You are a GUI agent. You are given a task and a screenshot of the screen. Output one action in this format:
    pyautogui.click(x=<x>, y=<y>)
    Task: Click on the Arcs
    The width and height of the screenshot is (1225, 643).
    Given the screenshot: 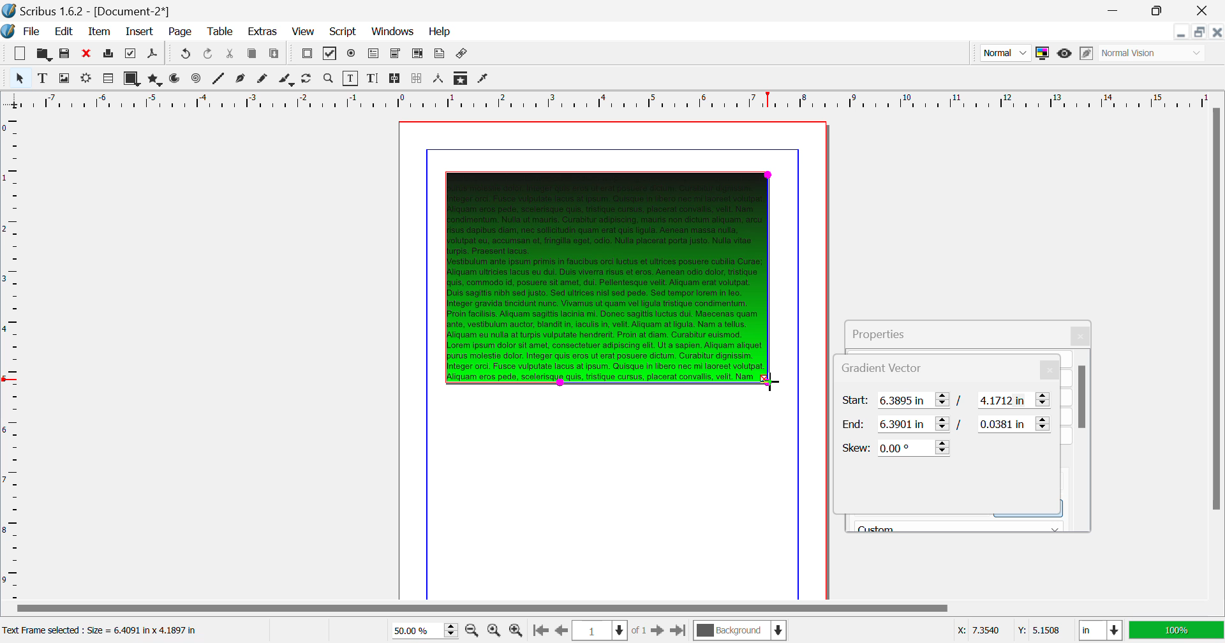 What is the action you would take?
    pyautogui.click(x=176, y=80)
    